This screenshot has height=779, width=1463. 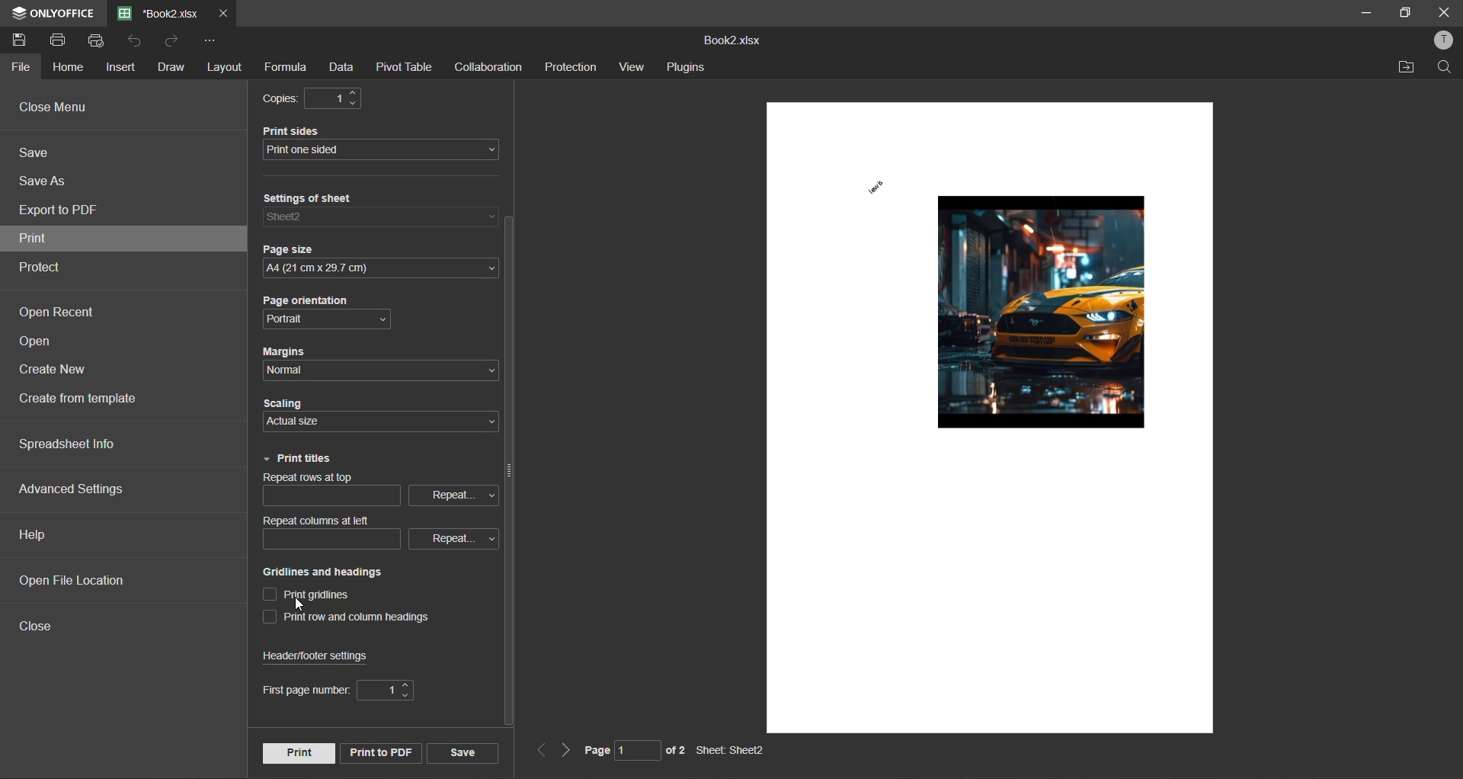 What do you see at coordinates (331, 98) in the screenshot?
I see `1` at bounding box center [331, 98].